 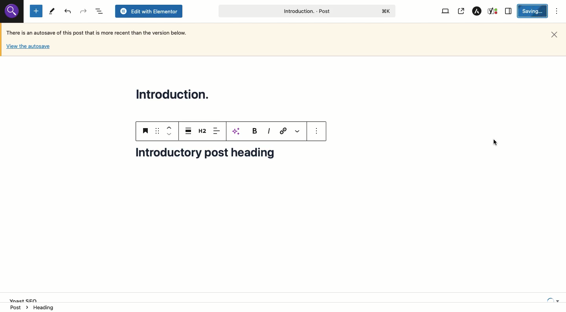 I want to click on Press enter, so click(x=498, y=144).